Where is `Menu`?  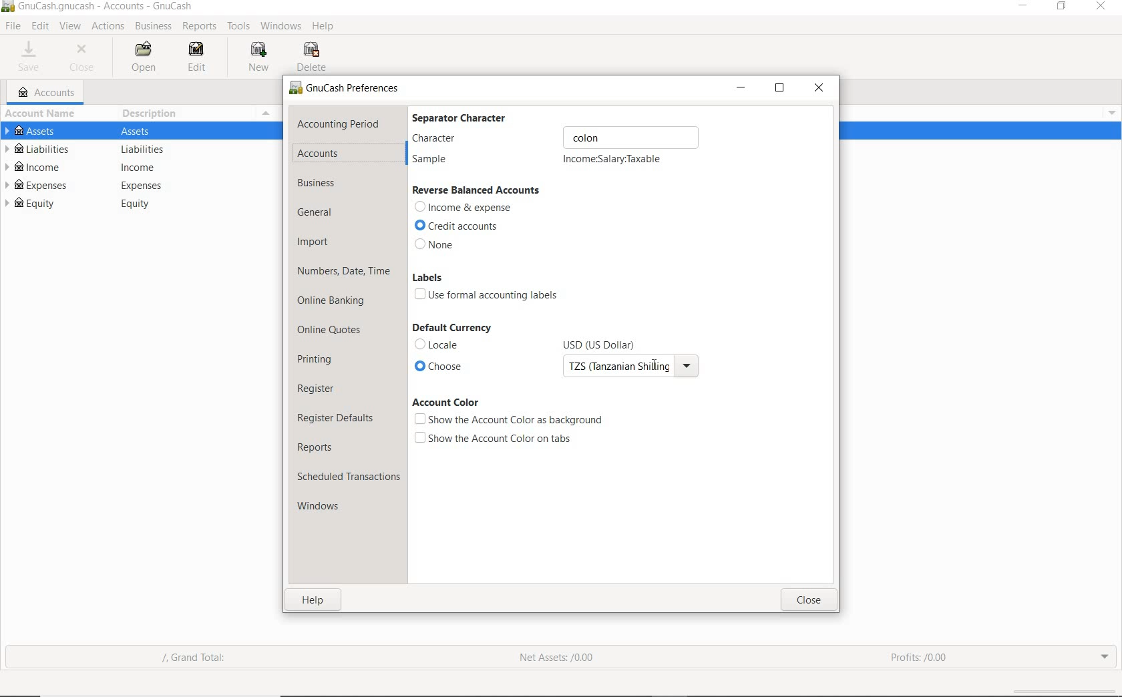
Menu is located at coordinates (267, 113).